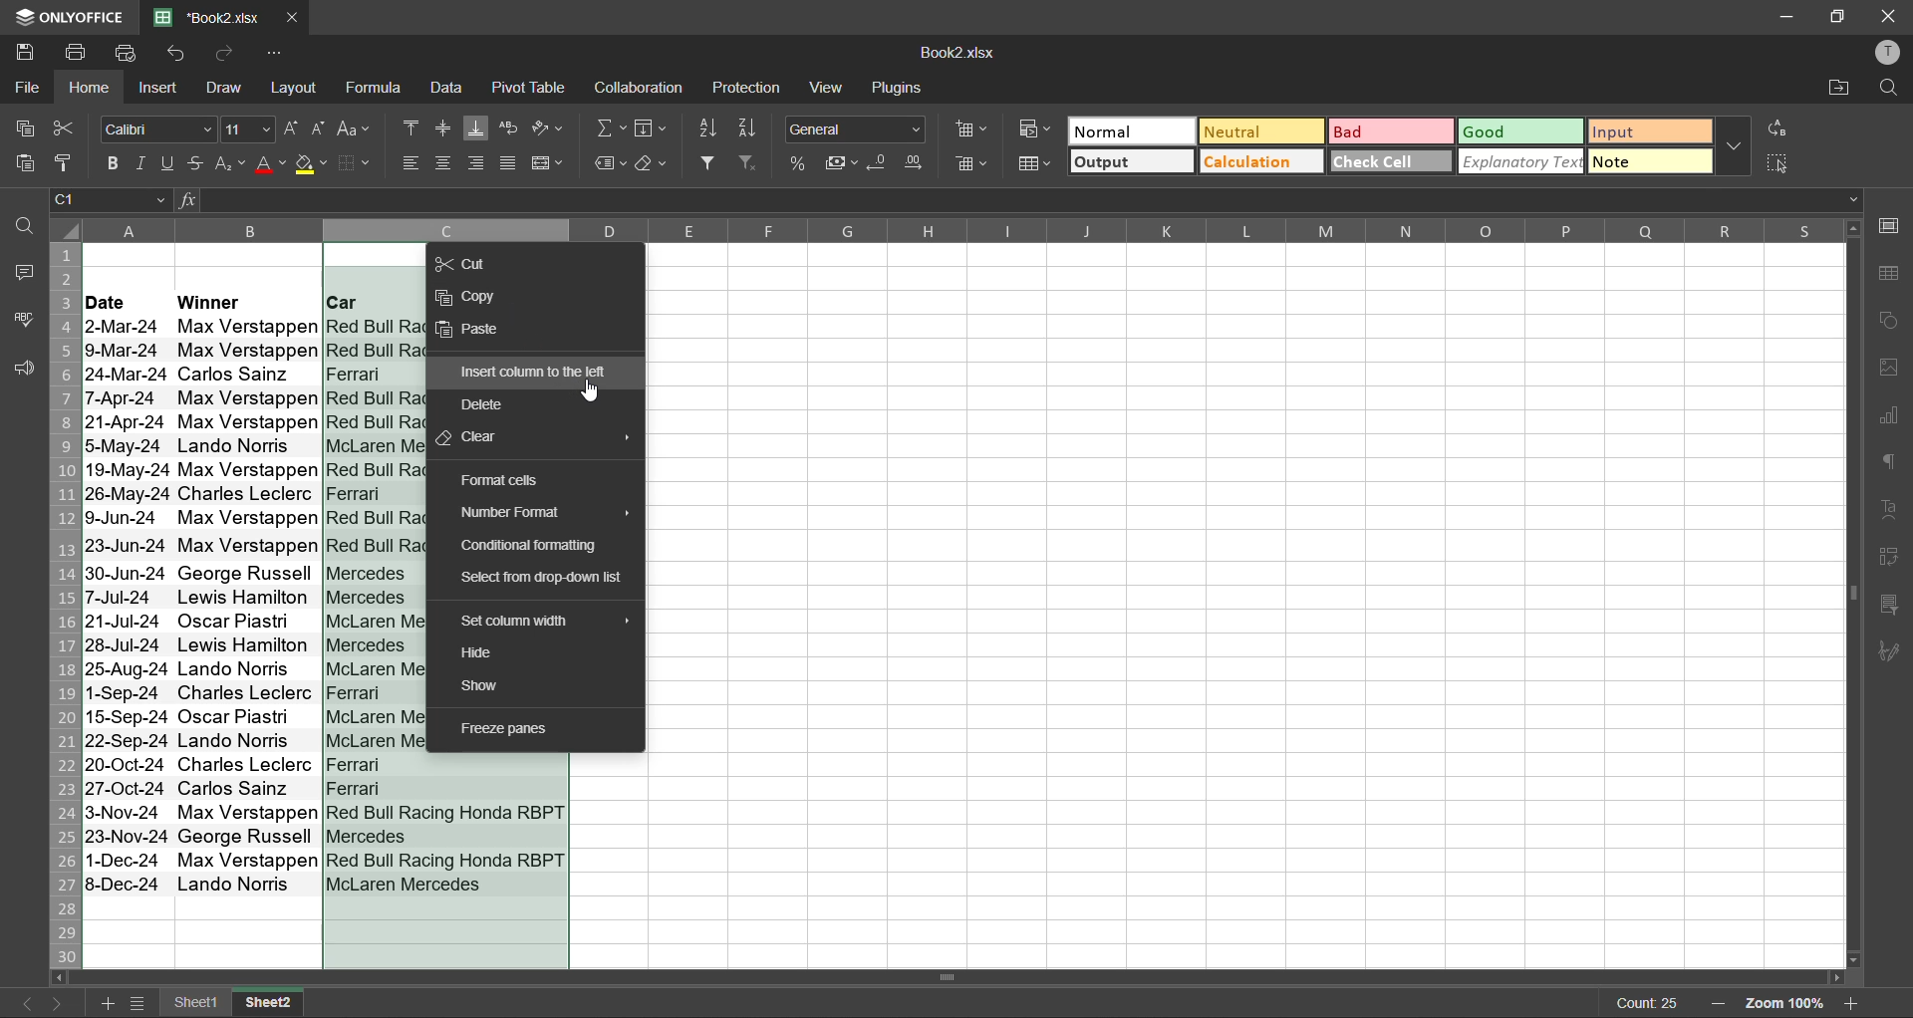 The image size is (1913, 1018). Describe the element at coordinates (1647, 164) in the screenshot. I see `note` at that location.